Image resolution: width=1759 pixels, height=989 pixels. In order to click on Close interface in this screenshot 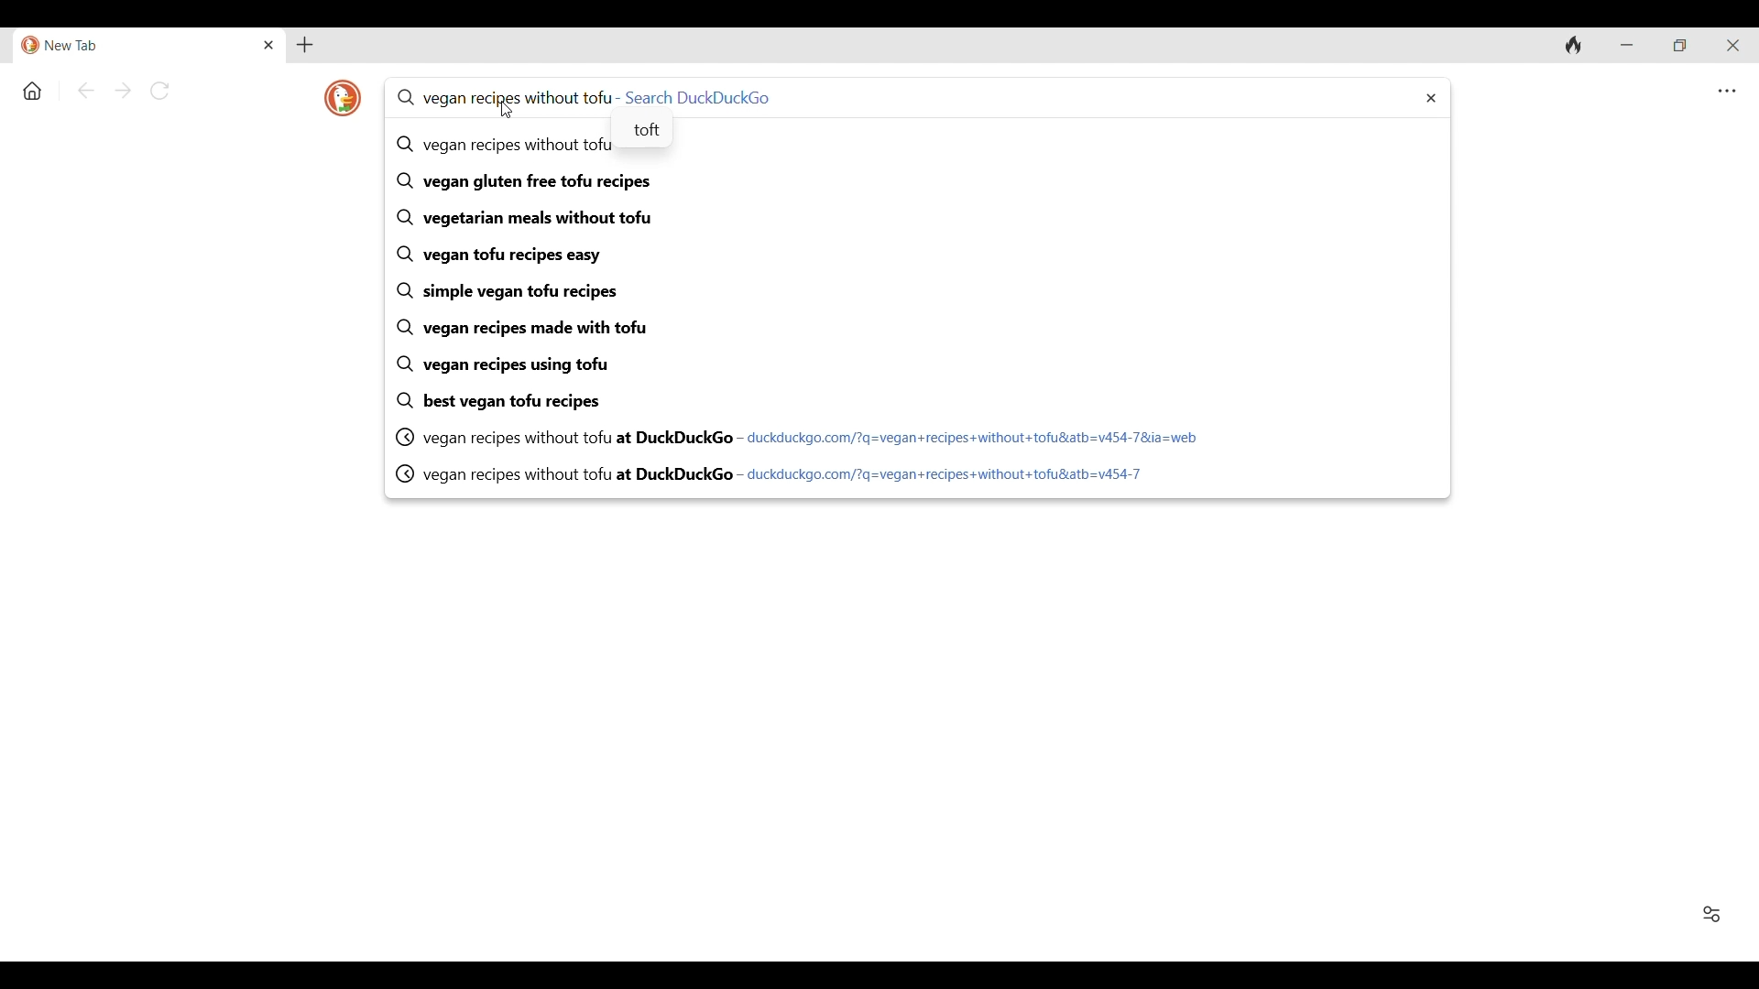, I will do `click(1732, 45)`.